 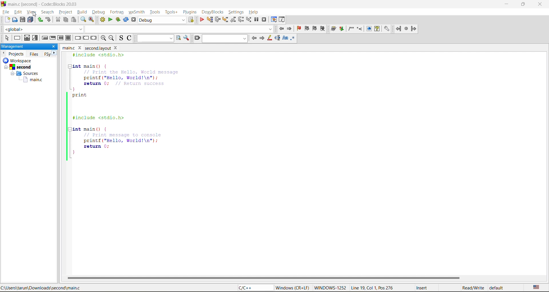 I want to click on save everything, so click(x=30, y=20).